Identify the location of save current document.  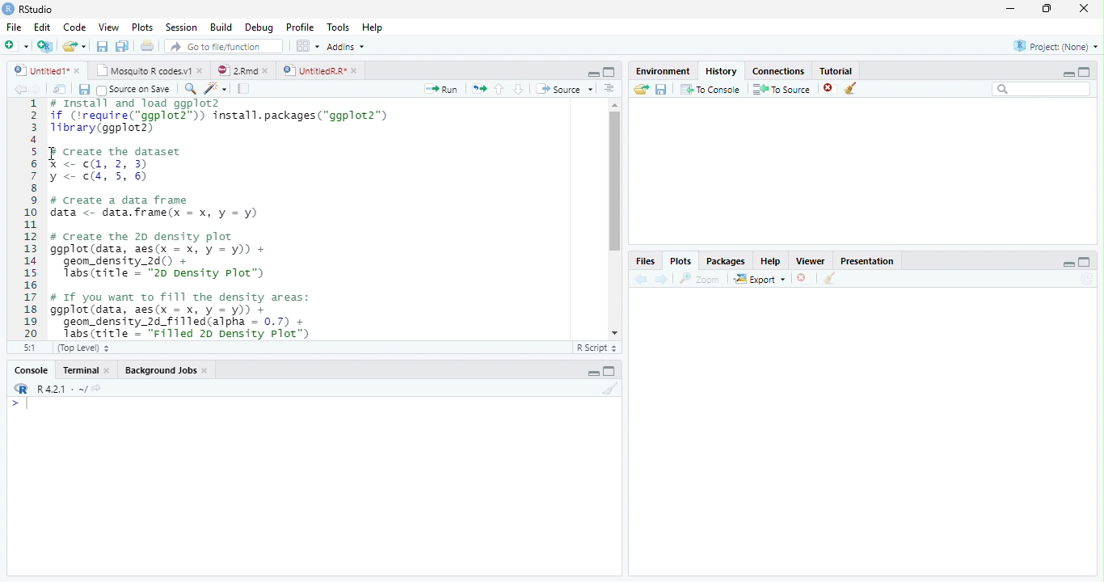
(101, 46).